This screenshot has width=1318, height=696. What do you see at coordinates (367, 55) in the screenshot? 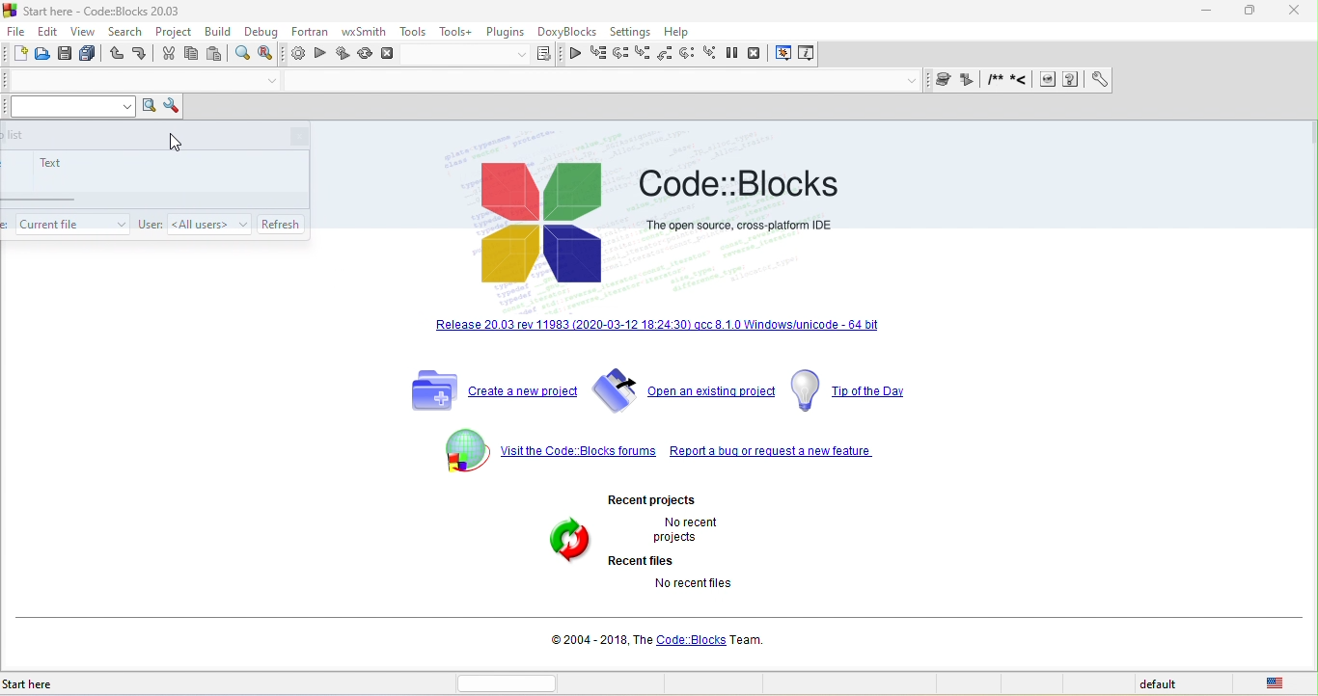
I see `rebuild ` at bounding box center [367, 55].